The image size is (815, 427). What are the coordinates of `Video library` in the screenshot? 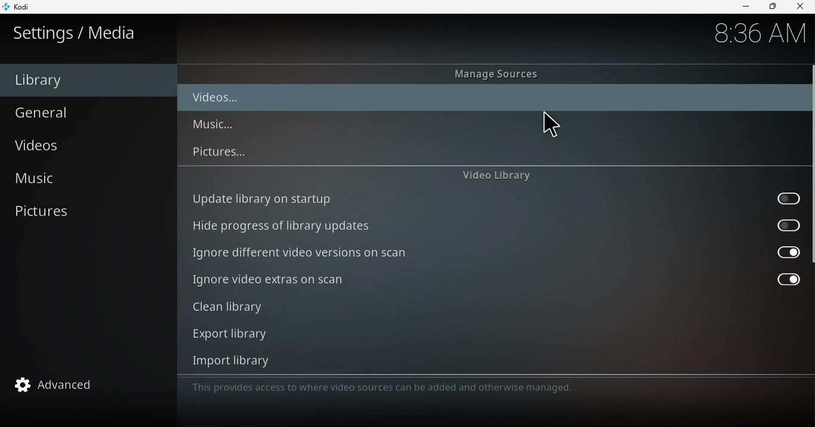 It's located at (496, 176).